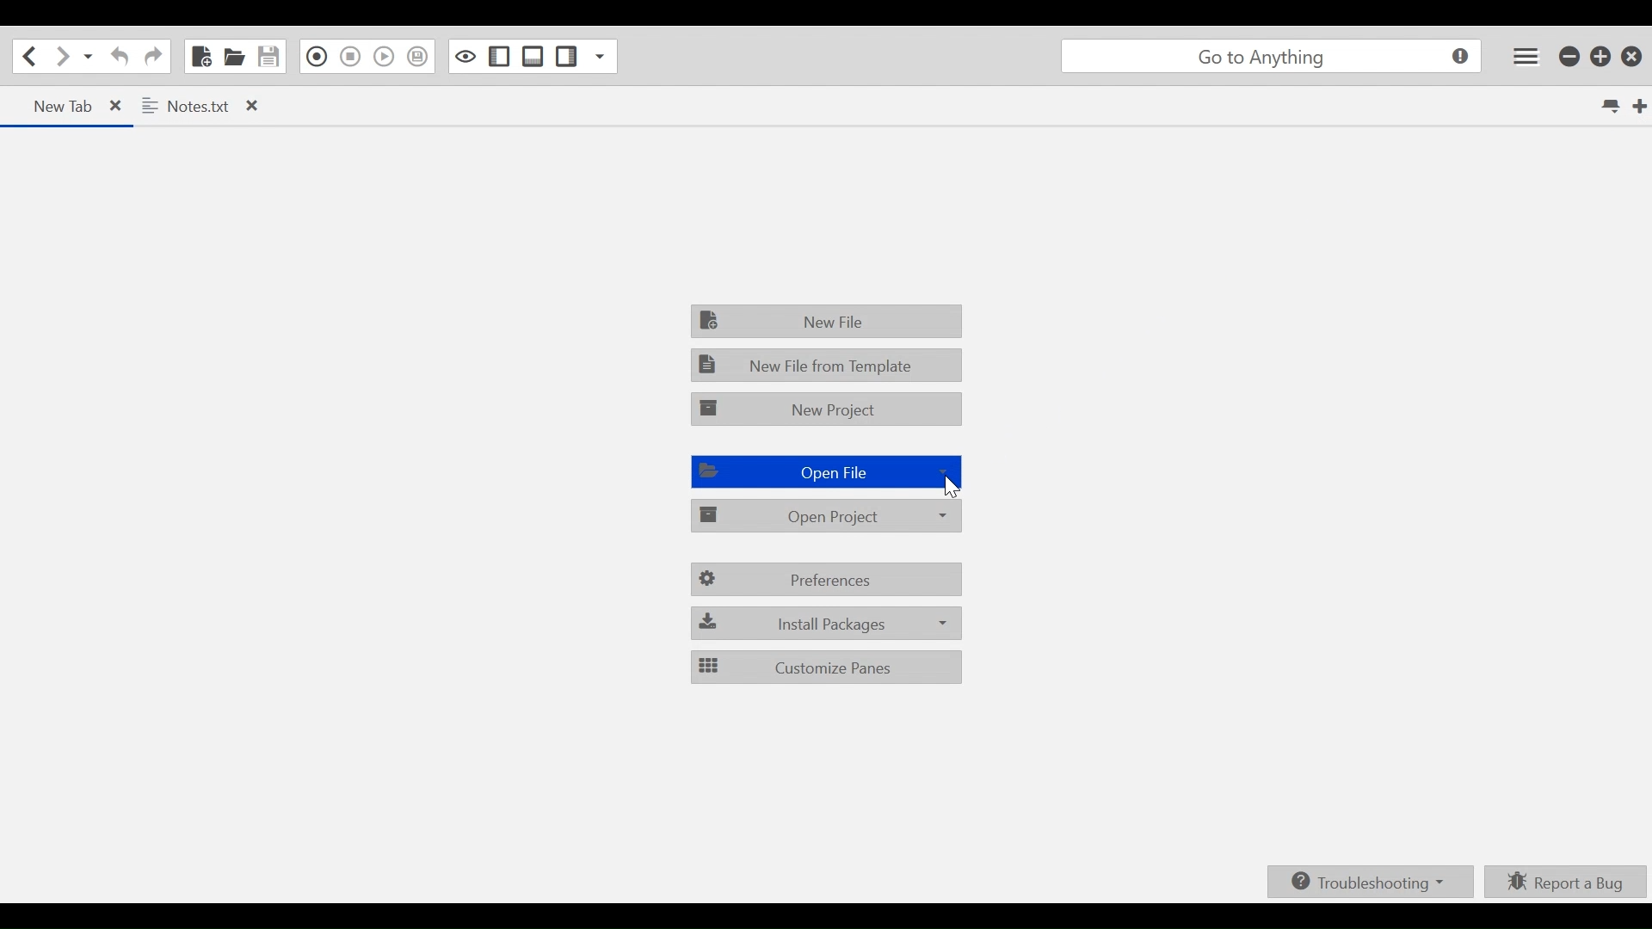  What do you see at coordinates (825, 471) in the screenshot?
I see `Open File` at bounding box center [825, 471].